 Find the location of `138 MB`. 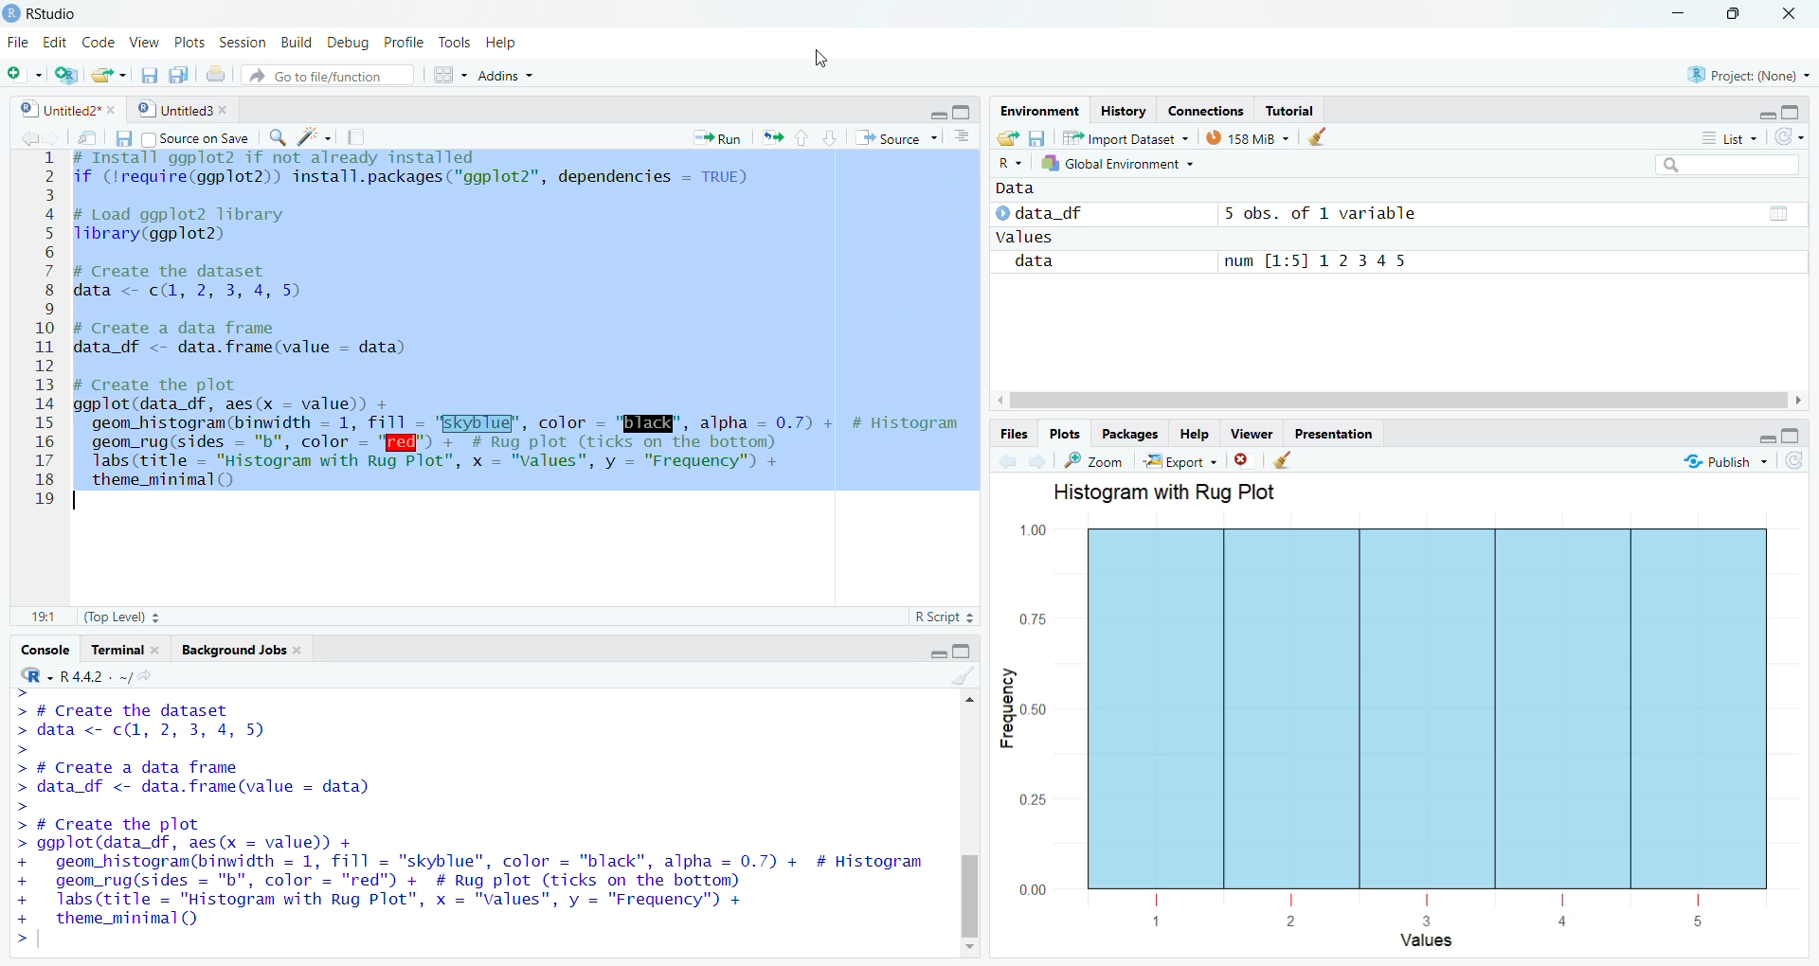

138 MB is located at coordinates (1244, 136).